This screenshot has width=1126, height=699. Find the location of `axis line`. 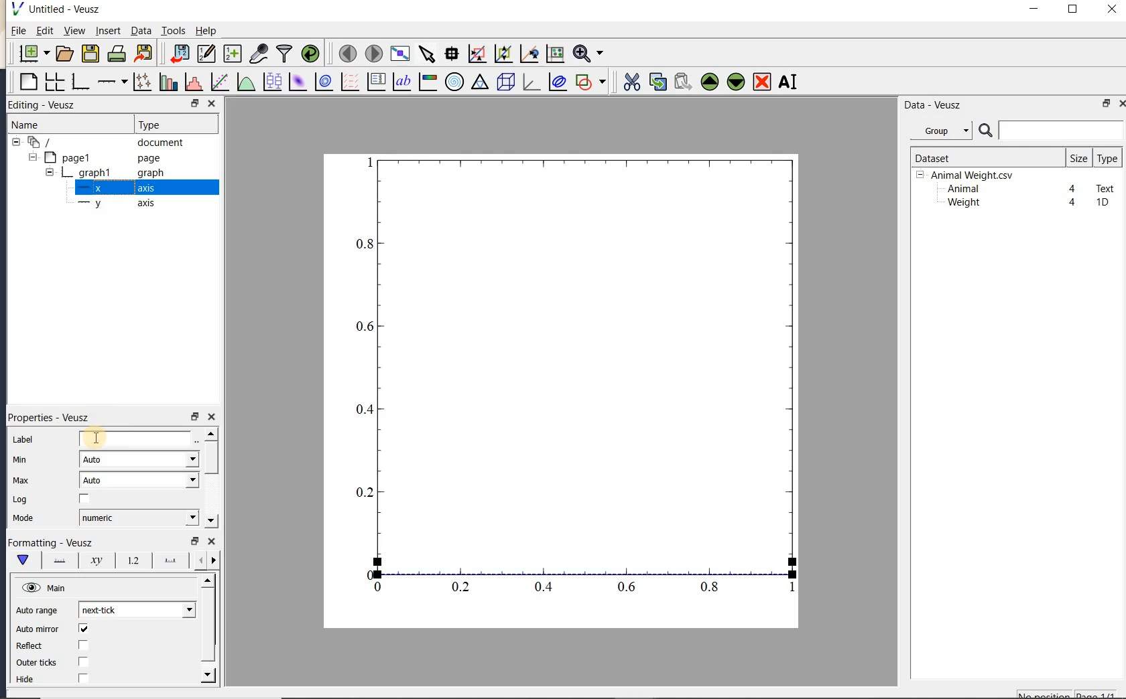

axis line is located at coordinates (57, 560).